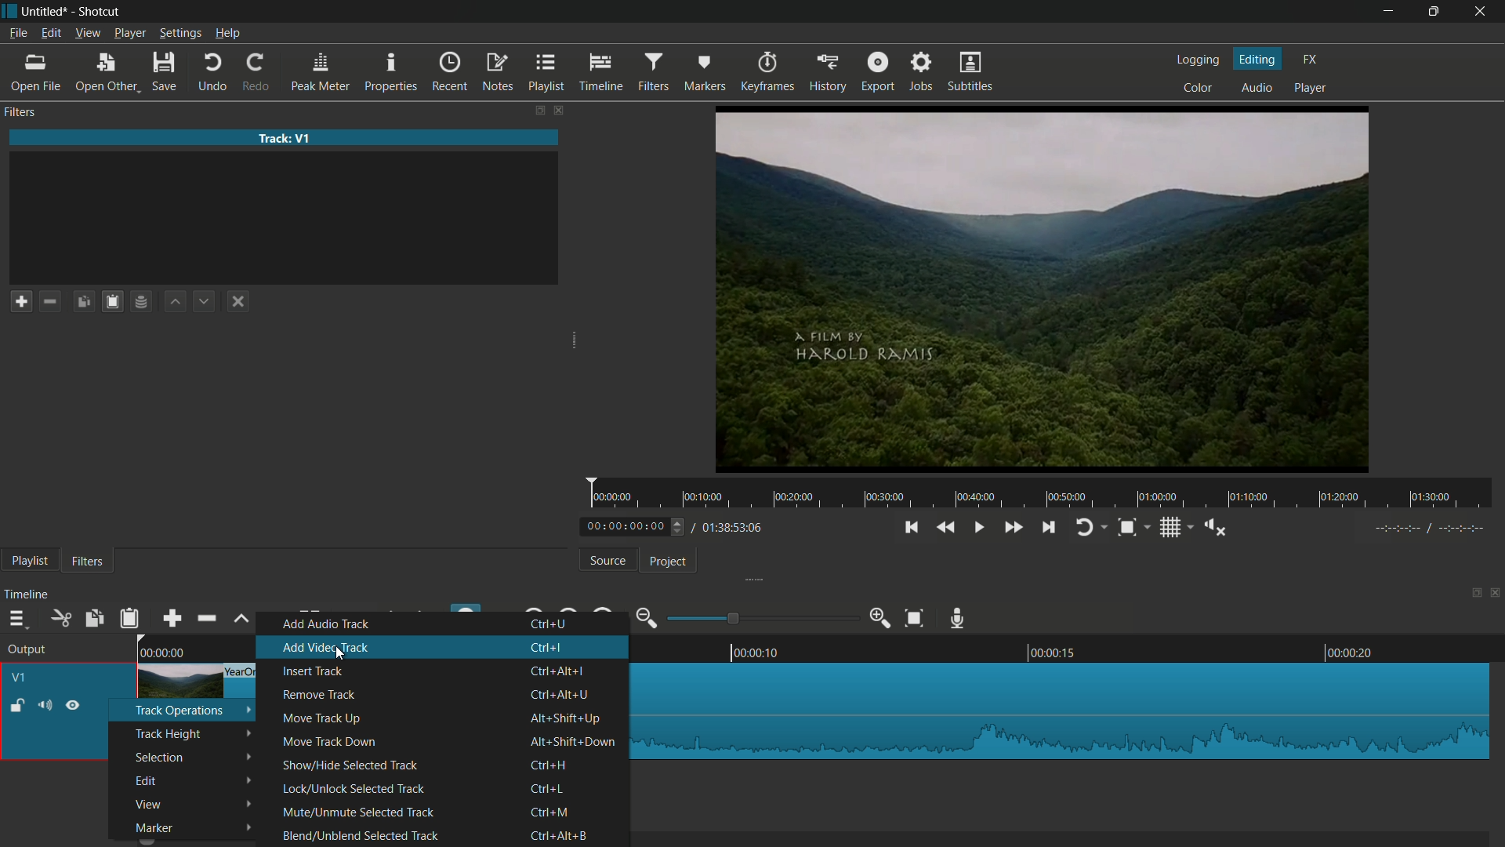 The height and width of the screenshot is (847, 1505). Describe the element at coordinates (50, 33) in the screenshot. I see `edit menu` at that location.